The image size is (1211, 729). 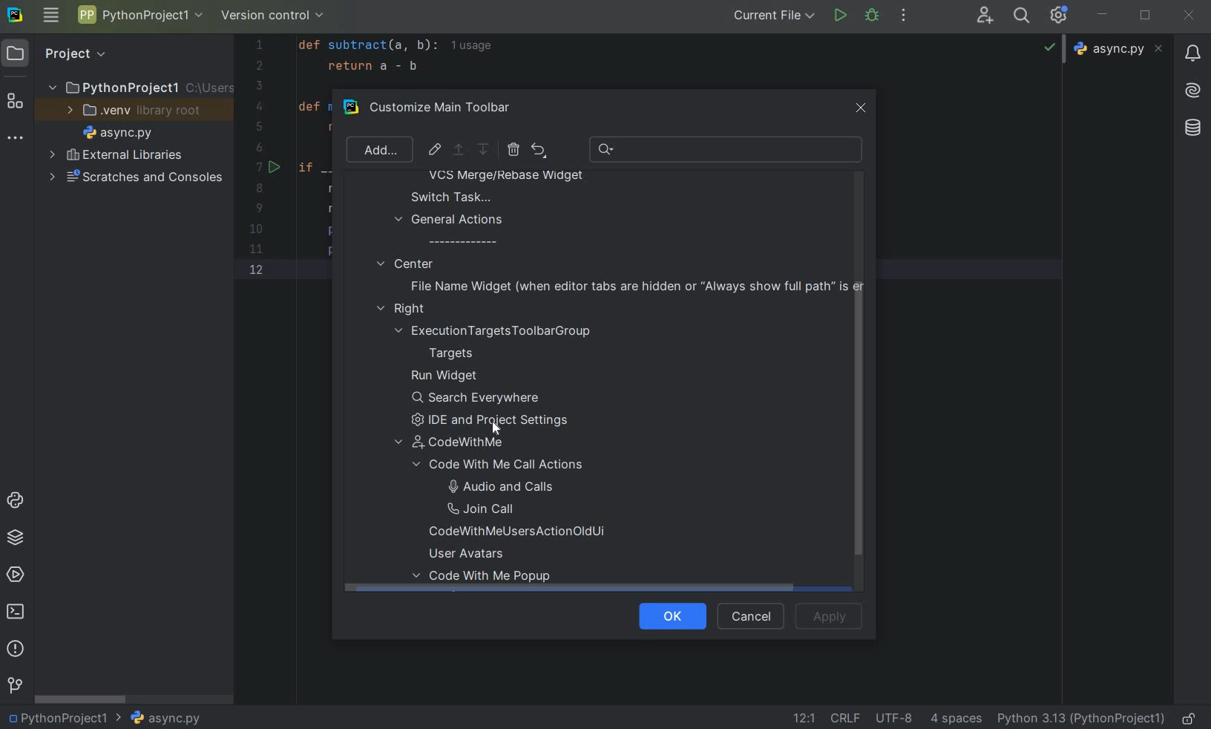 What do you see at coordinates (841, 16) in the screenshot?
I see `RUN` at bounding box center [841, 16].